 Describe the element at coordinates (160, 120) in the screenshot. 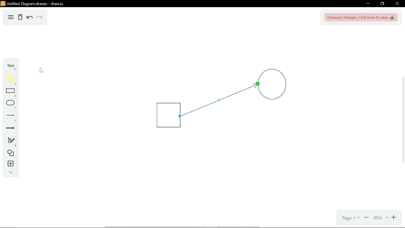

I see `Square` at that location.